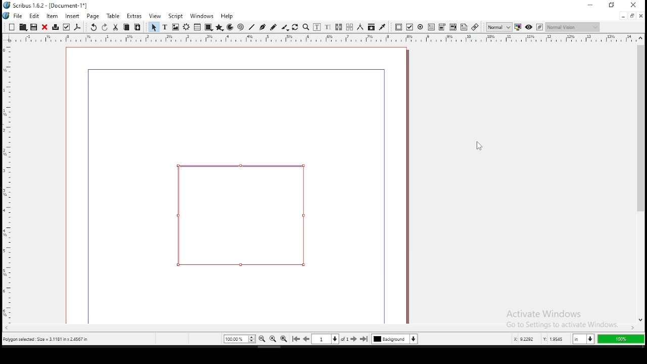 This screenshot has width=647, height=364. What do you see at coordinates (175, 27) in the screenshot?
I see `image frame` at bounding box center [175, 27].